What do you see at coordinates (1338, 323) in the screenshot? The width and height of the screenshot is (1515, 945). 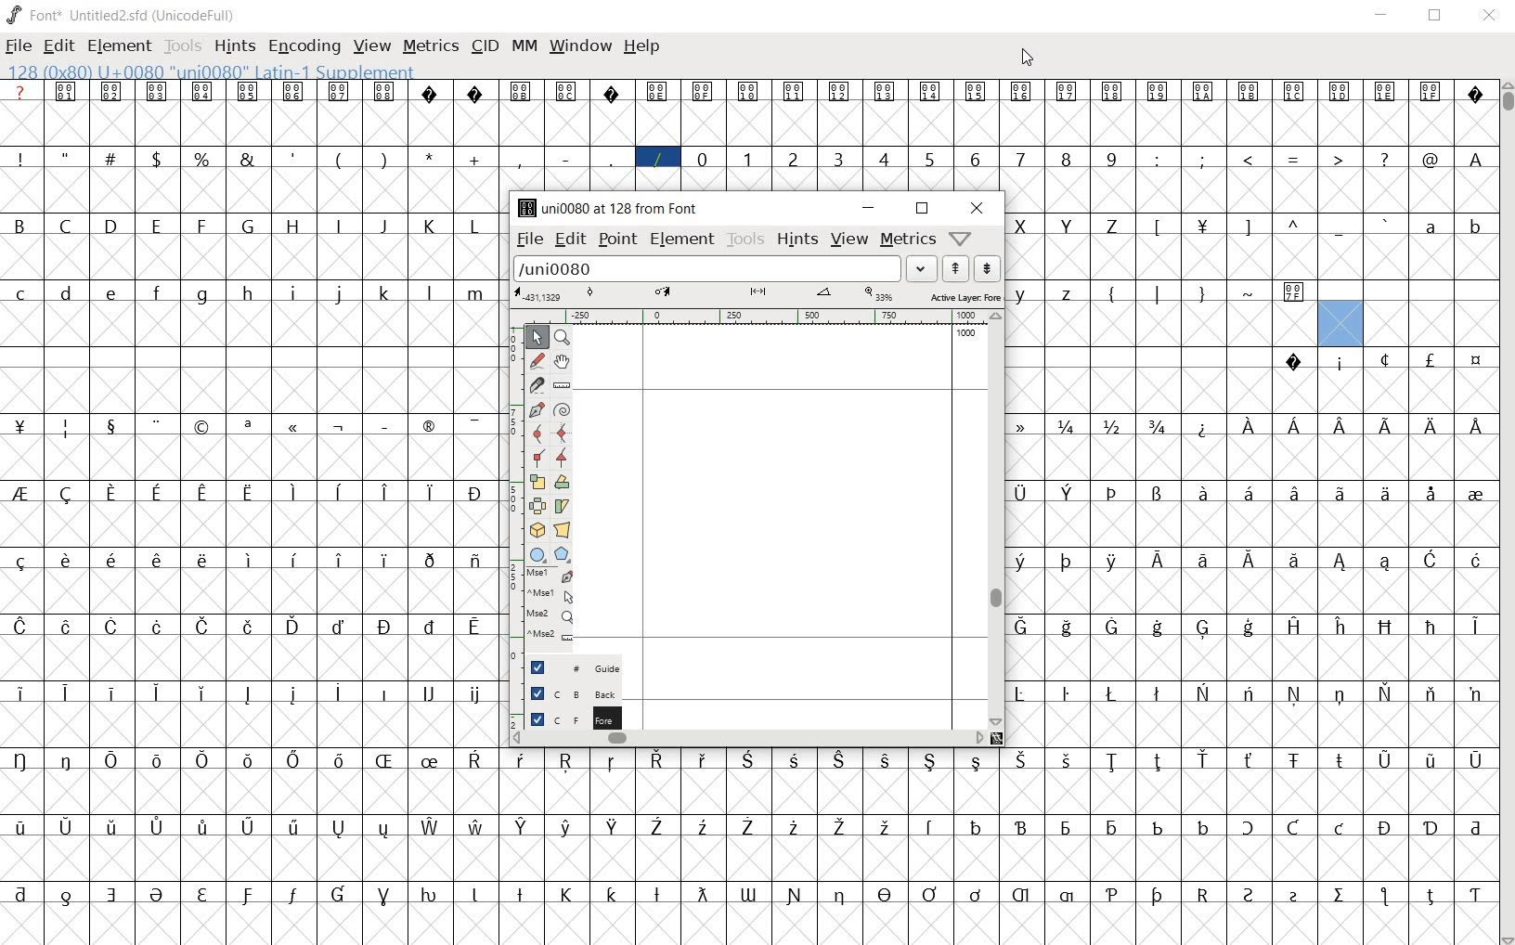 I see `glyph slot` at bounding box center [1338, 323].